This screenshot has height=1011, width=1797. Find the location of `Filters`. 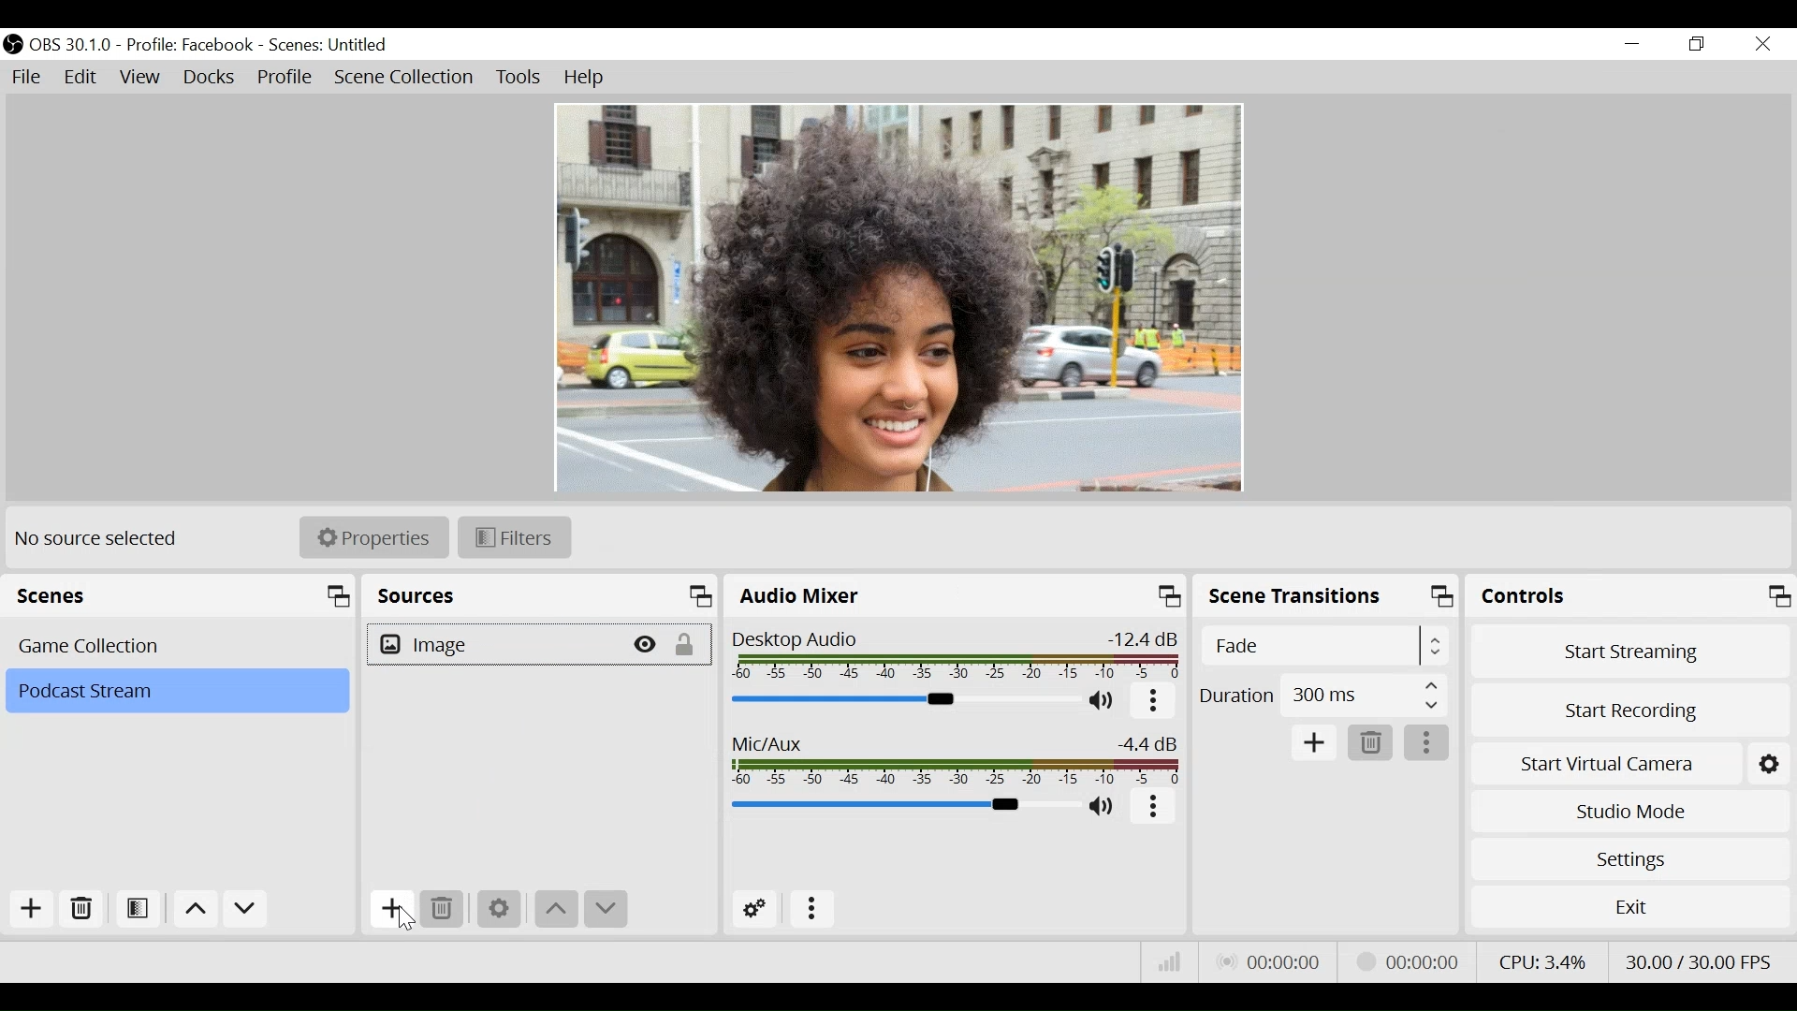

Filters is located at coordinates (514, 536).